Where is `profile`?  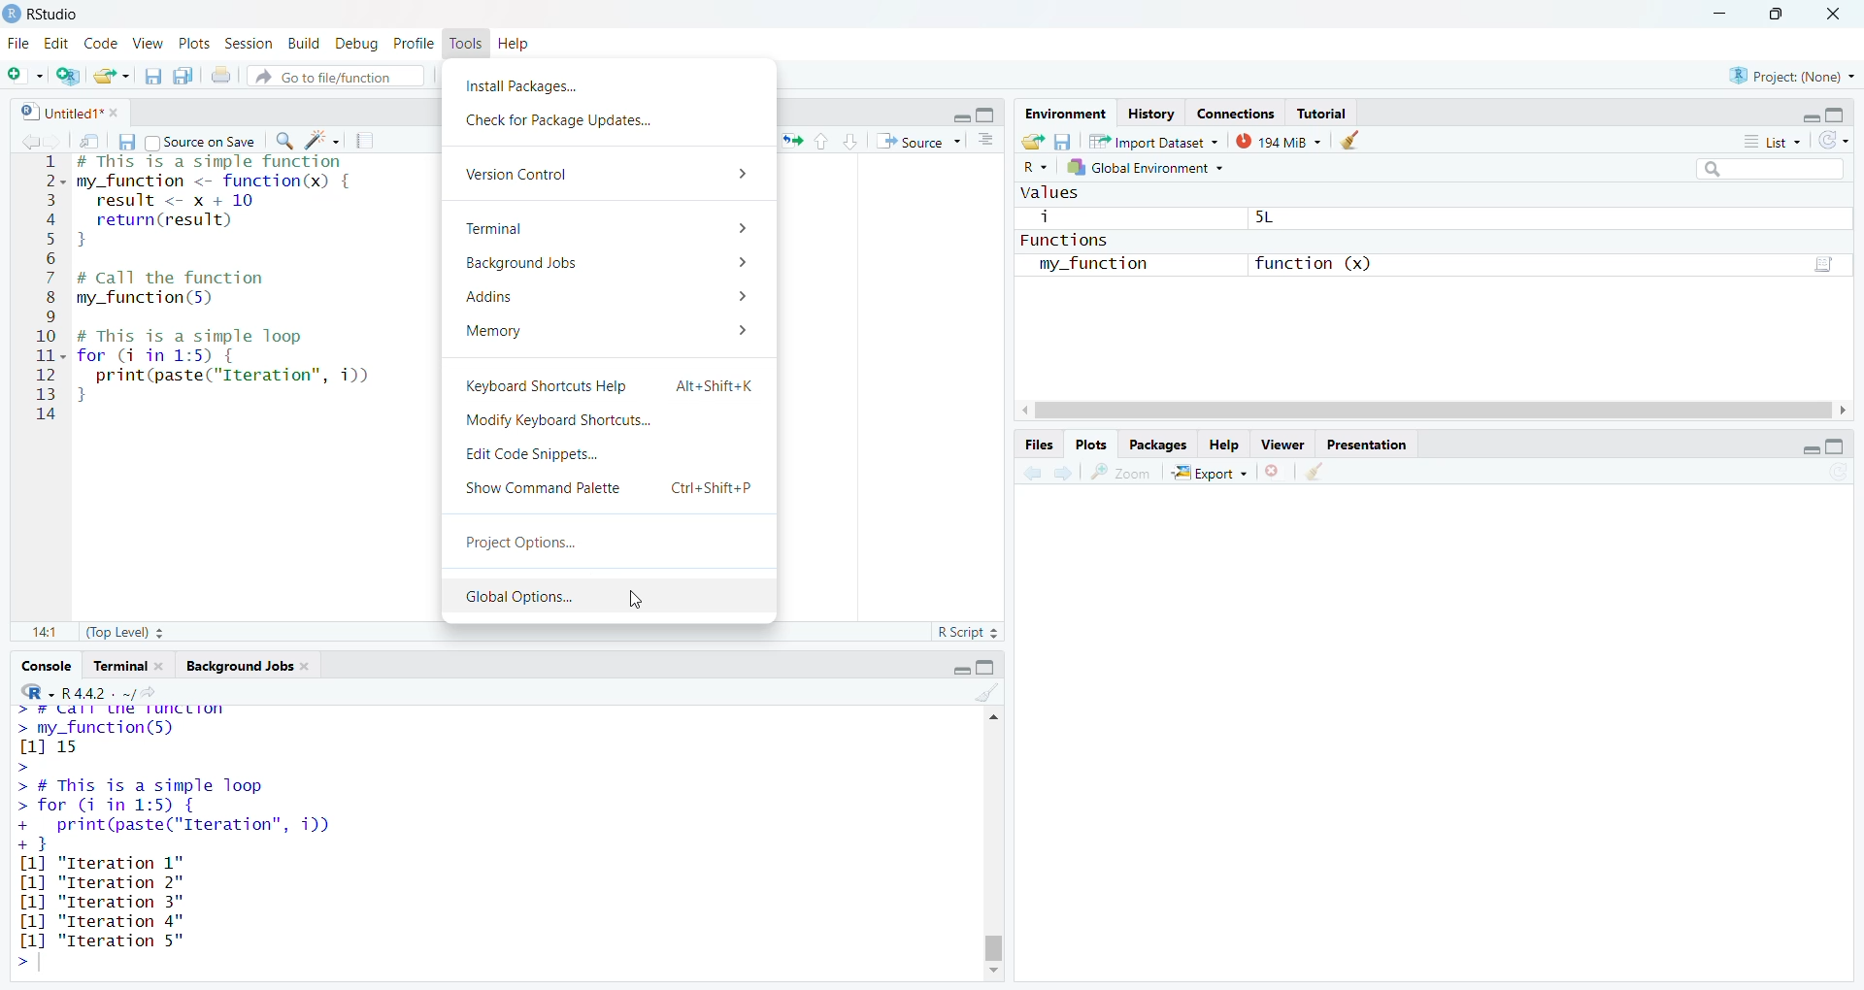 profile is located at coordinates (417, 42).